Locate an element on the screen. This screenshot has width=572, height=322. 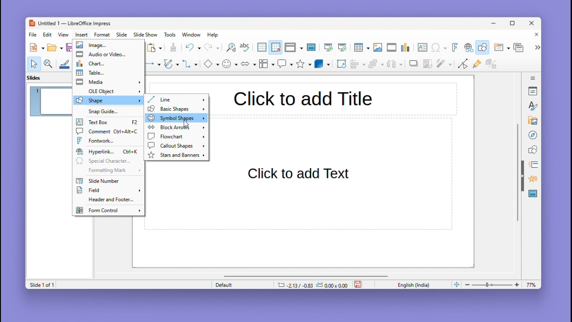
Flow chart is located at coordinates (176, 137).